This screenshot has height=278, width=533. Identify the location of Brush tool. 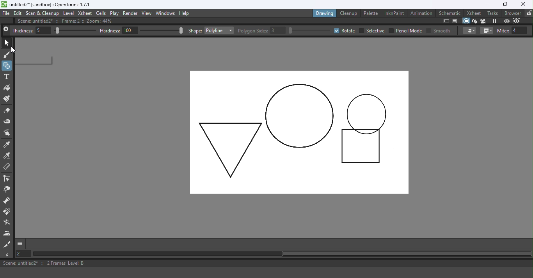
(7, 55).